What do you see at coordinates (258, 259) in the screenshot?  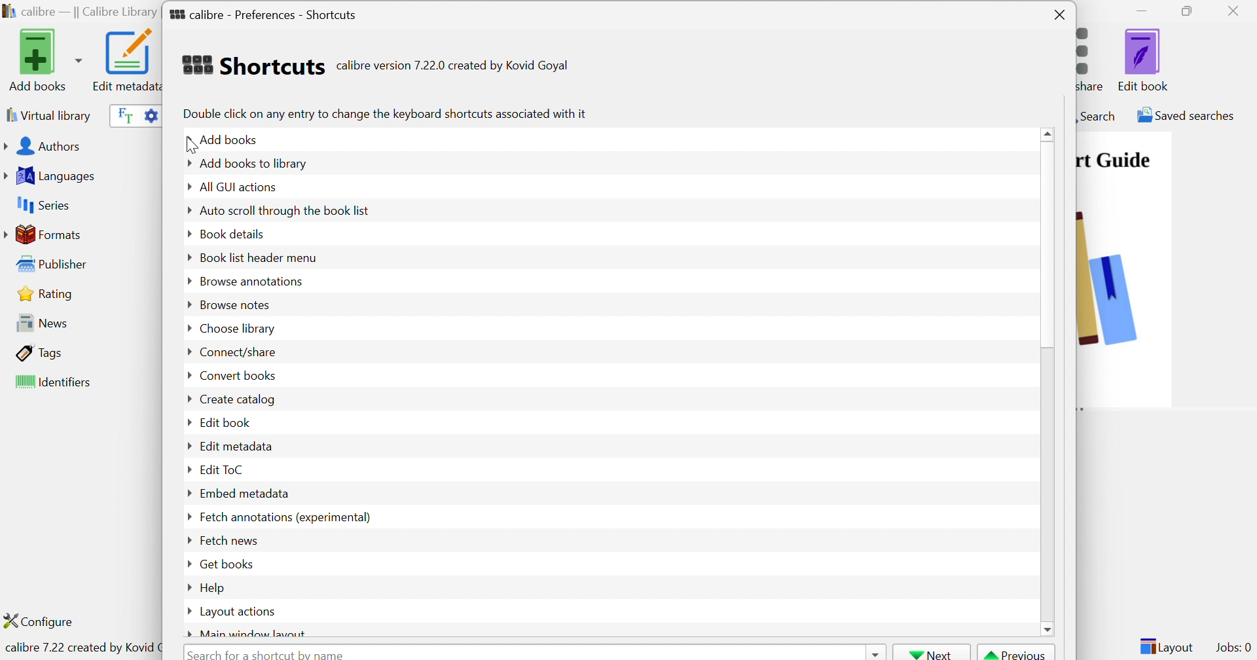 I see `Book list header menu` at bounding box center [258, 259].